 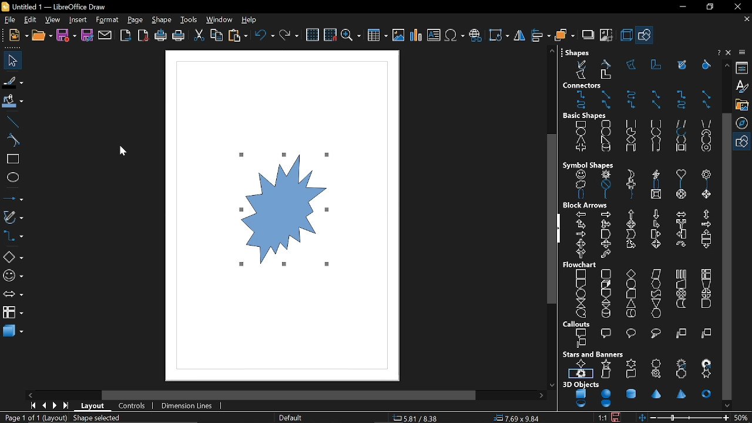 What do you see at coordinates (639, 365) in the screenshot?
I see `star and boxes` at bounding box center [639, 365].